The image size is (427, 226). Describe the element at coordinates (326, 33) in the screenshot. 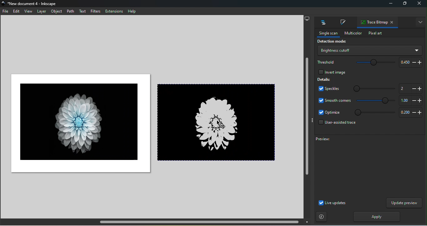

I see `Single scan` at that location.